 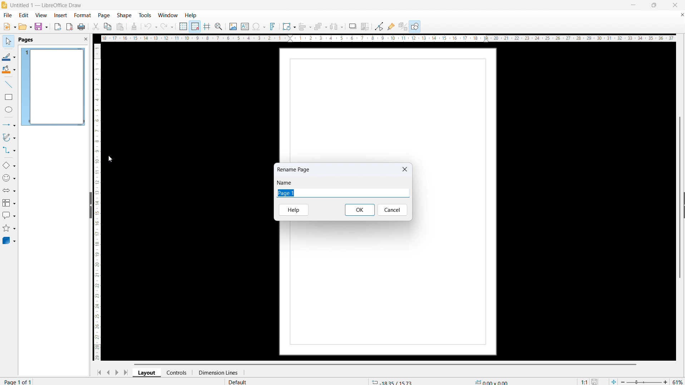 What do you see at coordinates (9, 190) in the screenshot?
I see `block arrows` at bounding box center [9, 190].